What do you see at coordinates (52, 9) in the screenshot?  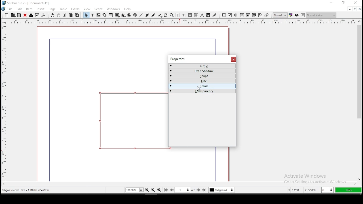 I see `page` at bounding box center [52, 9].